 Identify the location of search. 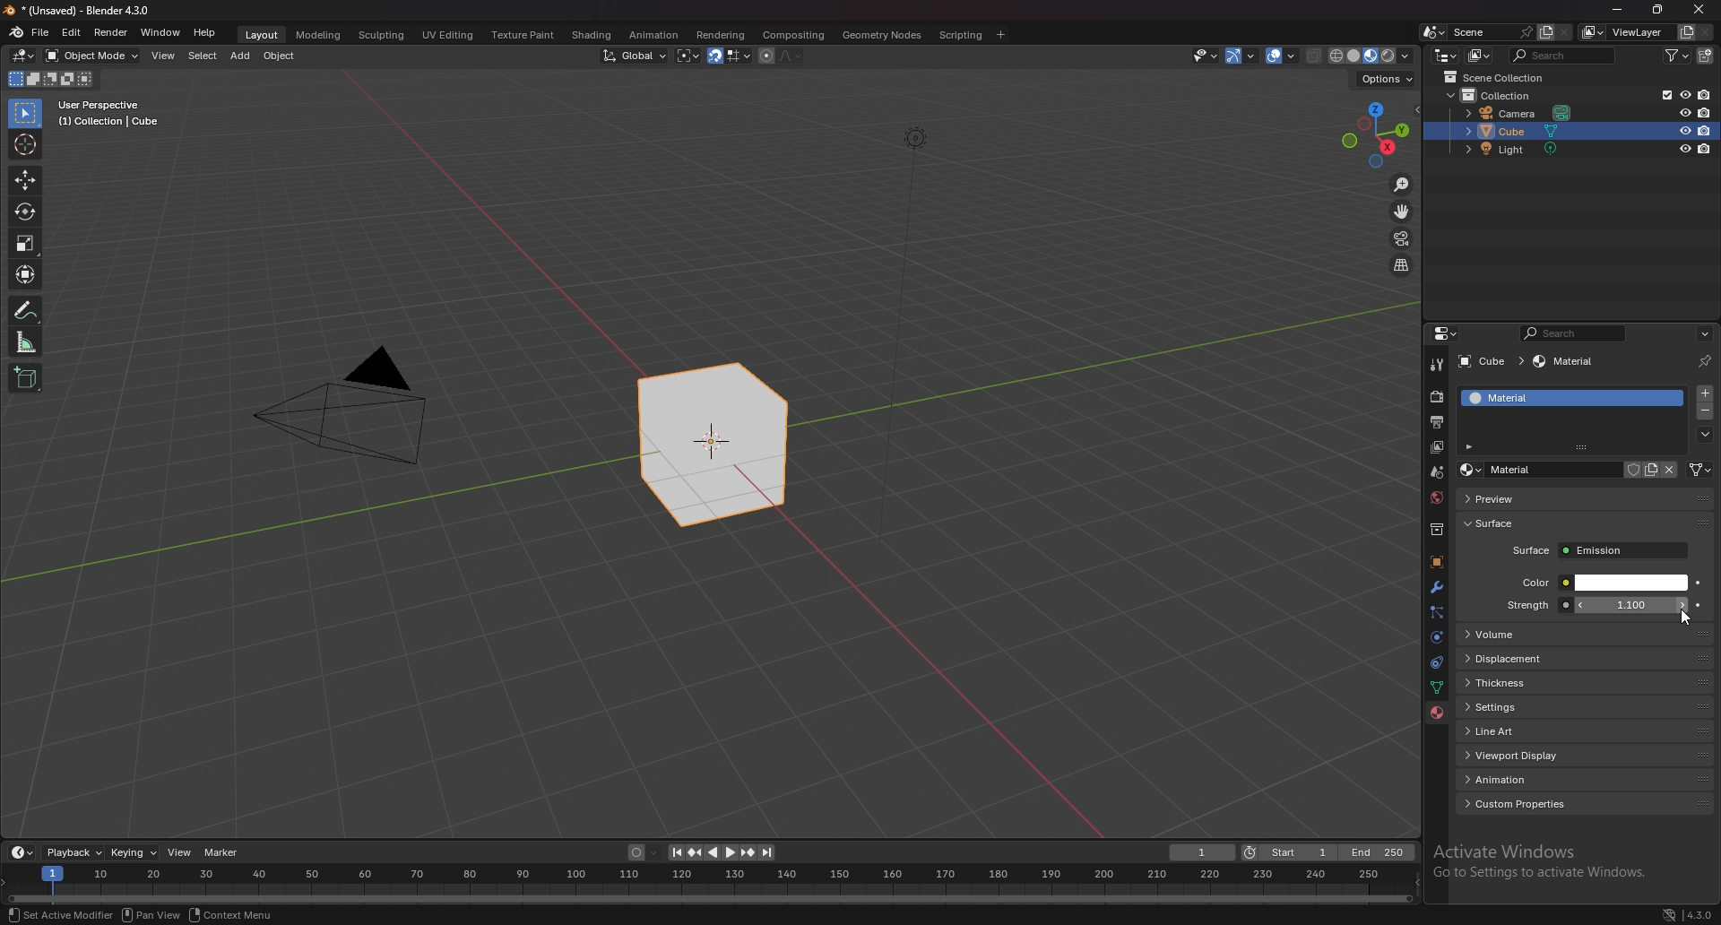
(1578, 333).